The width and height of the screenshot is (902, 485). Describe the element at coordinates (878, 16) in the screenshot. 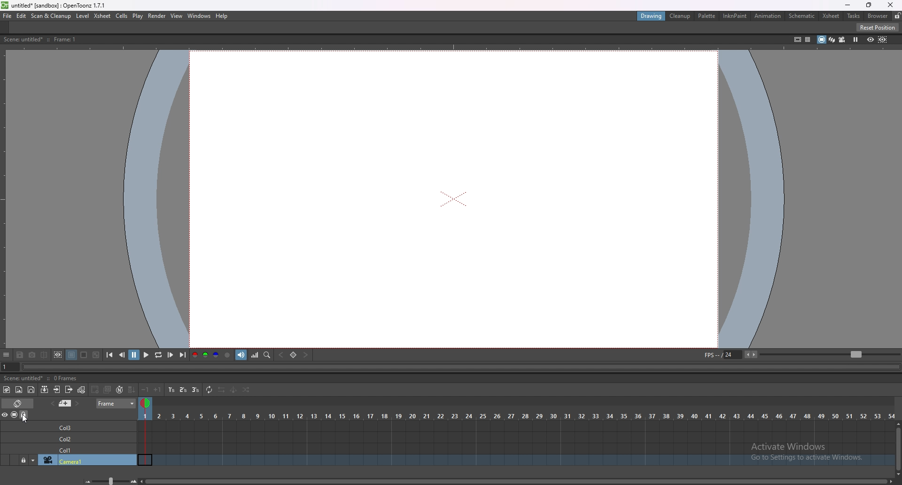

I see `browser` at that location.